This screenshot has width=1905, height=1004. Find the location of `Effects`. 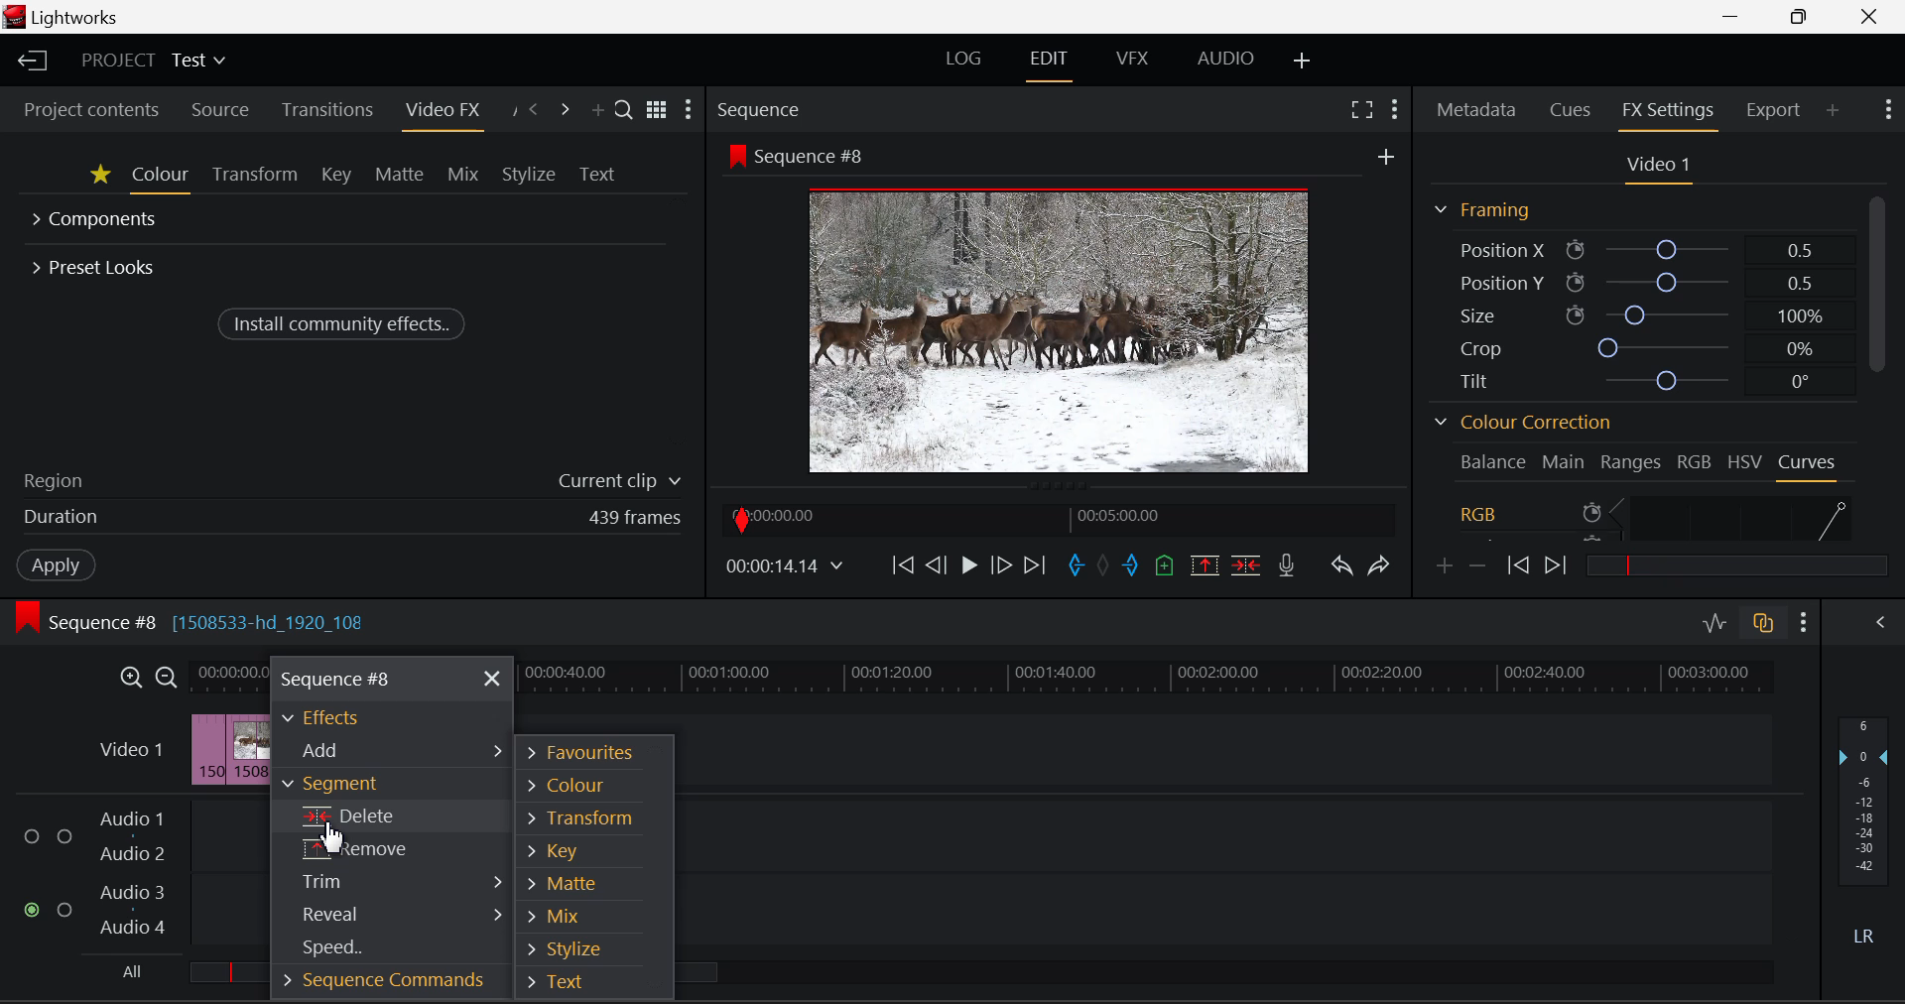

Effects is located at coordinates (362, 715).